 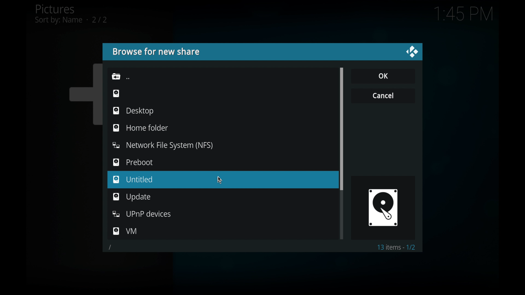 I want to click on 13 items, so click(x=396, y=247).